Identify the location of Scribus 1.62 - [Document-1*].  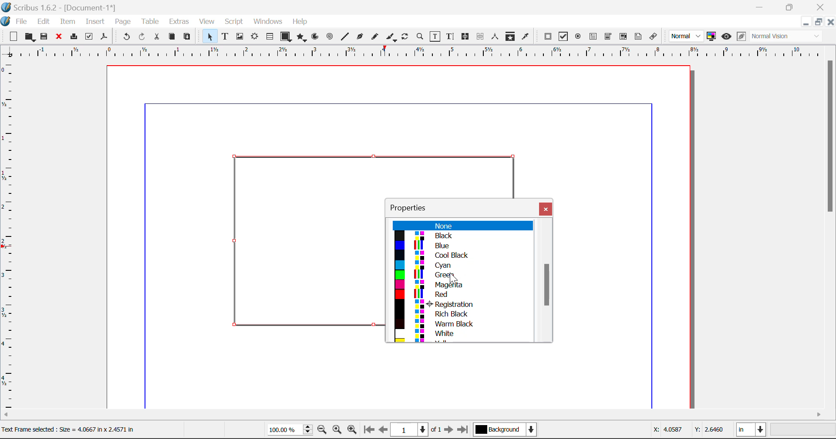
(63, 6).